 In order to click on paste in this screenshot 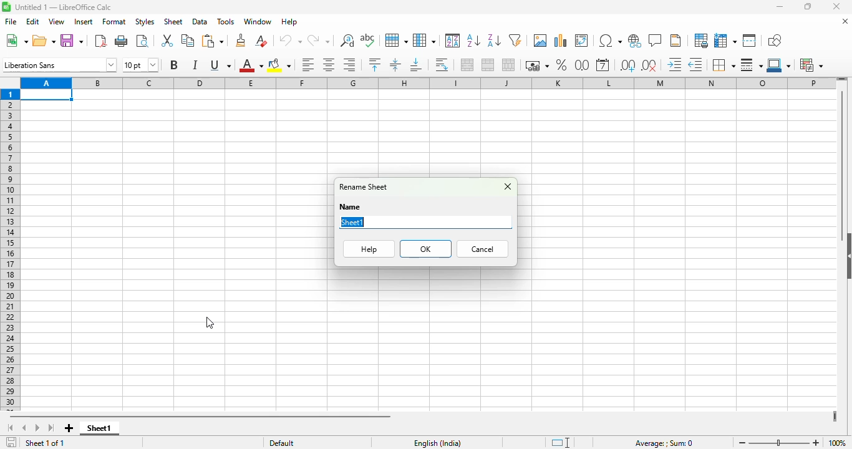, I will do `click(213, 41)`.